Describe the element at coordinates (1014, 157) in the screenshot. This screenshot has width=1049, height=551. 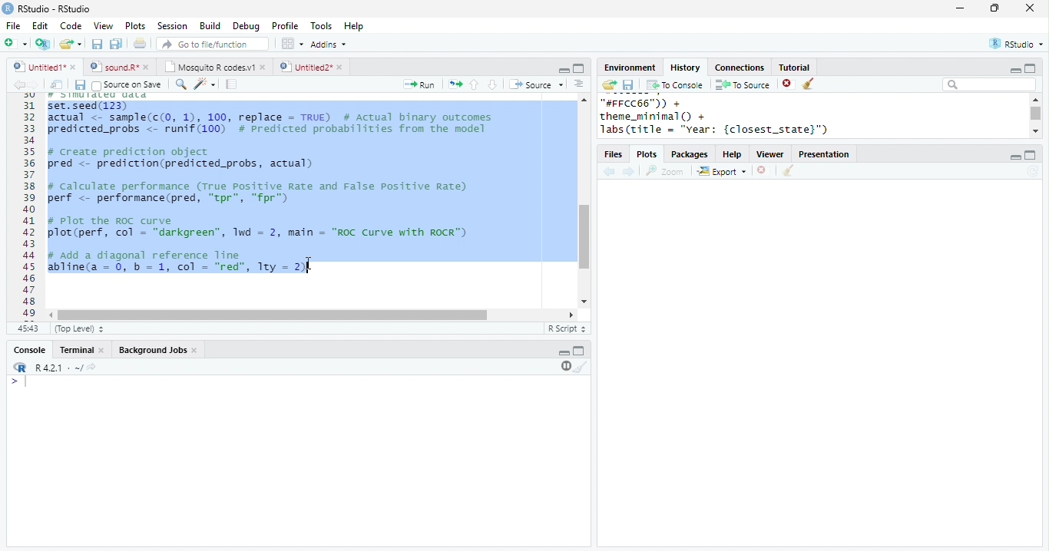
I see `minimize` at that location.